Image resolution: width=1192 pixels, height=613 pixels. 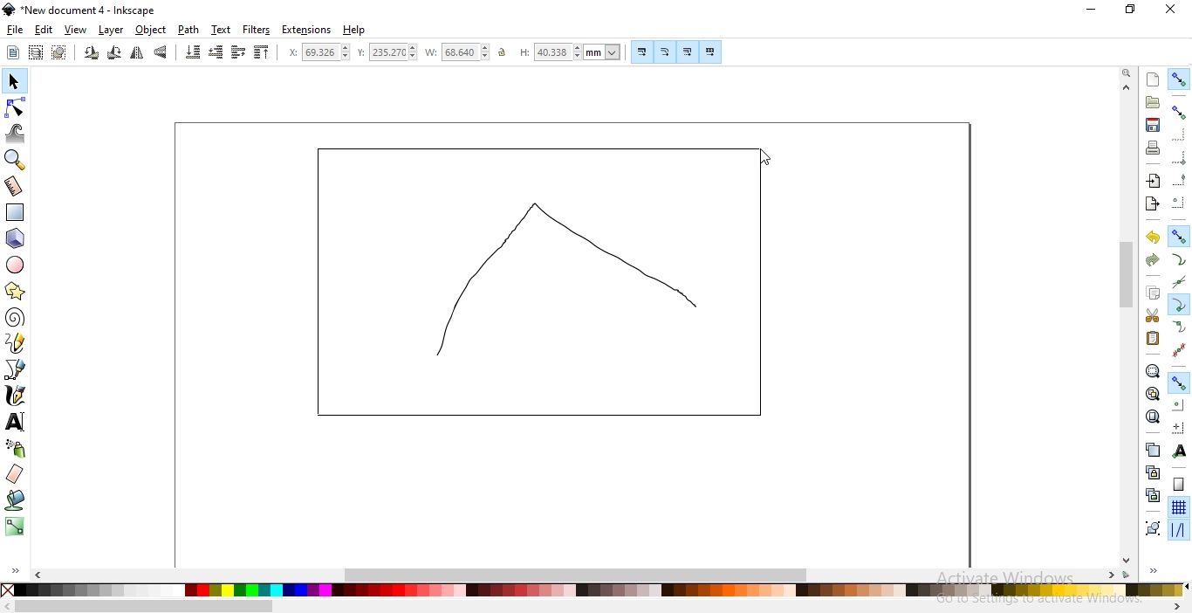 I want to click on create spirals, so click(x=14, y=318).